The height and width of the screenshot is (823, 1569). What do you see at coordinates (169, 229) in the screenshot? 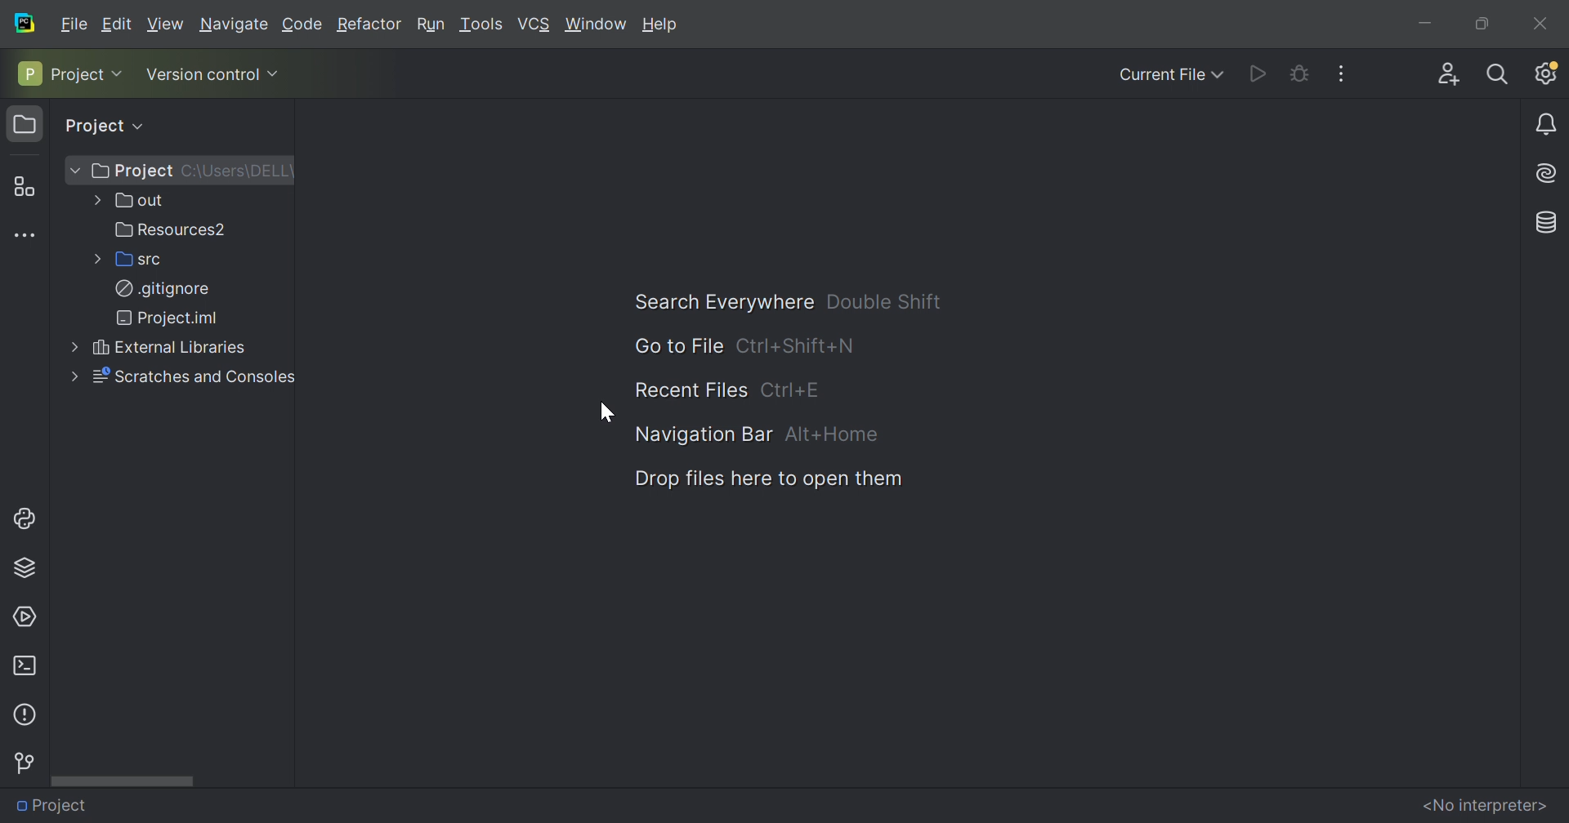
I see `Resources2` at bounding box center [169, 229].